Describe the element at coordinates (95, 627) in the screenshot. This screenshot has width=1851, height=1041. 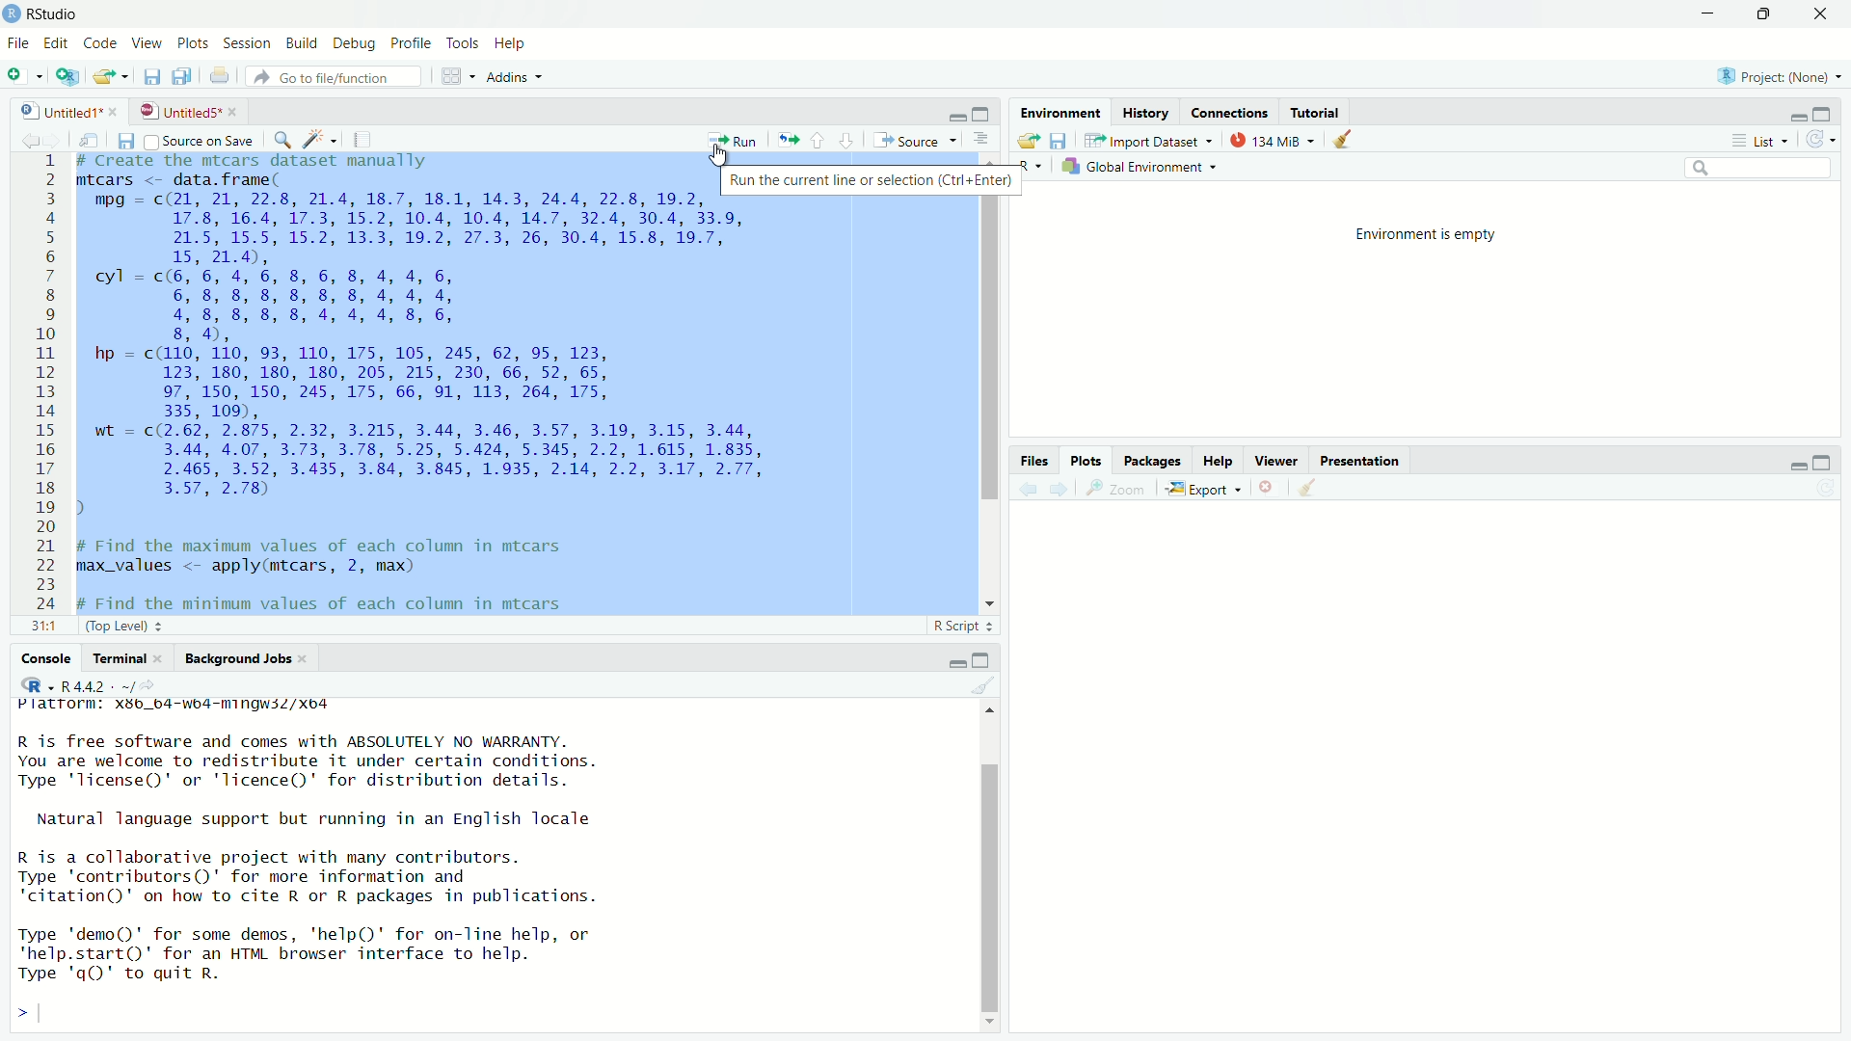
I see `30:1 (Top Level) +` at that location.